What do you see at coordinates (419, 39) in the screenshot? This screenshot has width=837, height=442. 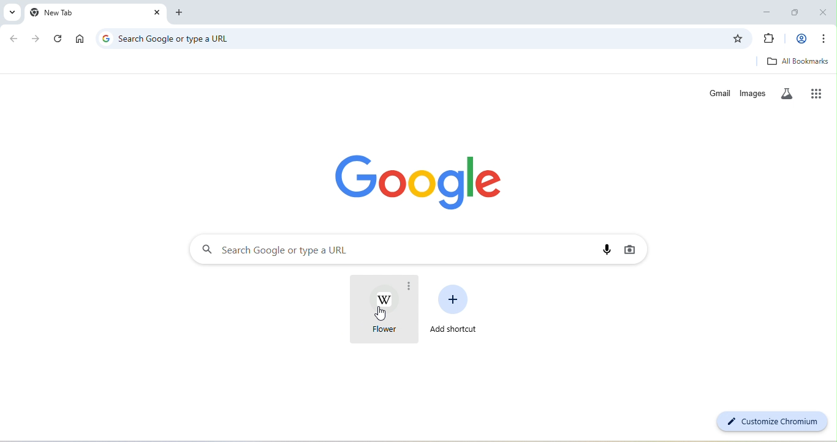 I see `search google or type a URL` at bounding box center [419, 39].